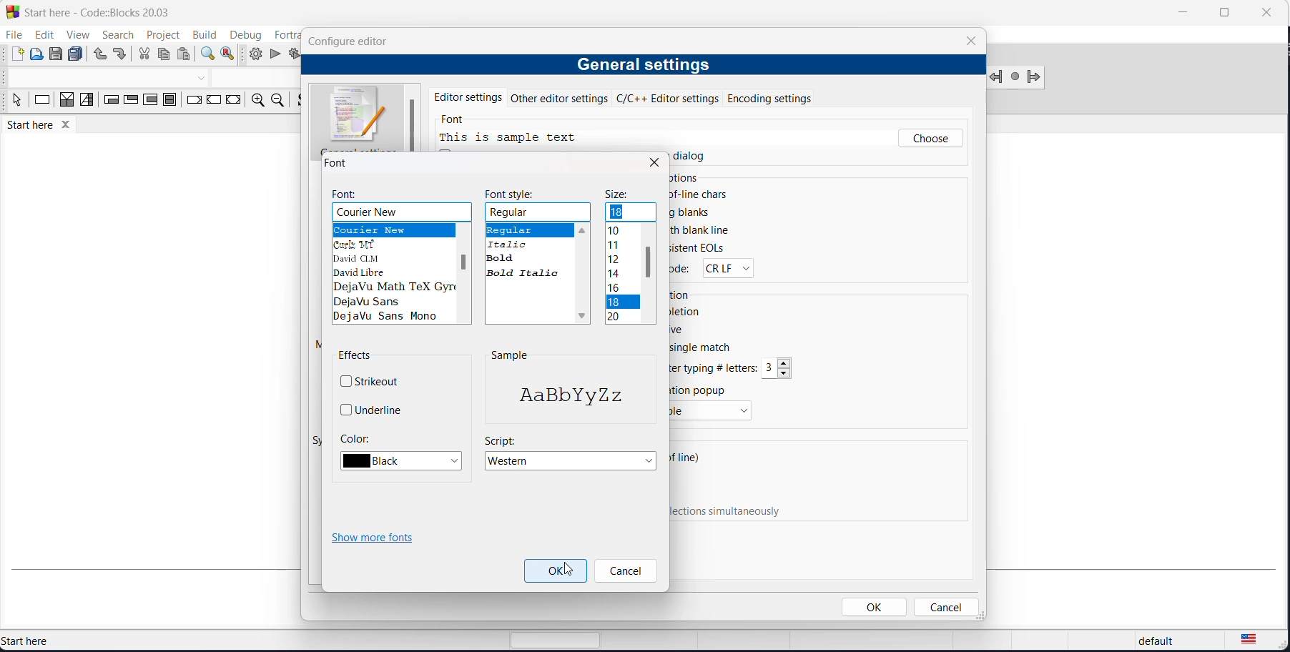 This screenshot has height=652, width=1290. What do you see at coordinates (233, 102) in the screenshot?
I see `return instruction` at bounding box center [233, 102].